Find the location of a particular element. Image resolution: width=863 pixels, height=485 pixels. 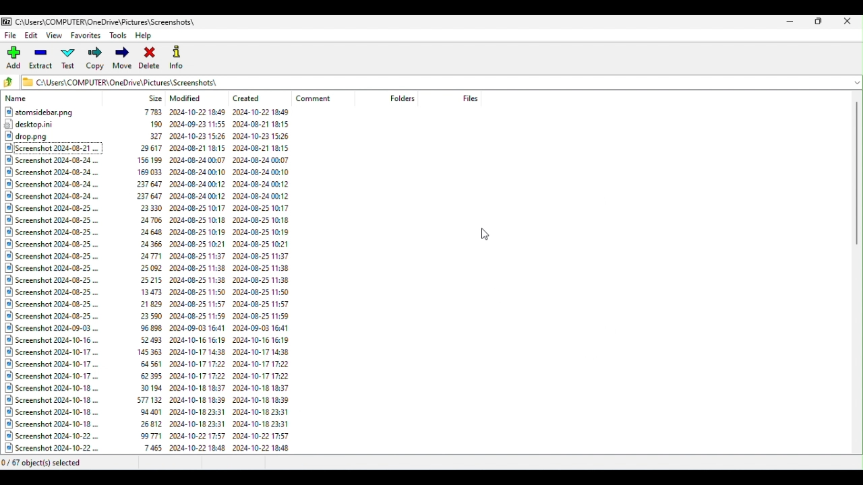

Move is located at coordinates (122, 59).